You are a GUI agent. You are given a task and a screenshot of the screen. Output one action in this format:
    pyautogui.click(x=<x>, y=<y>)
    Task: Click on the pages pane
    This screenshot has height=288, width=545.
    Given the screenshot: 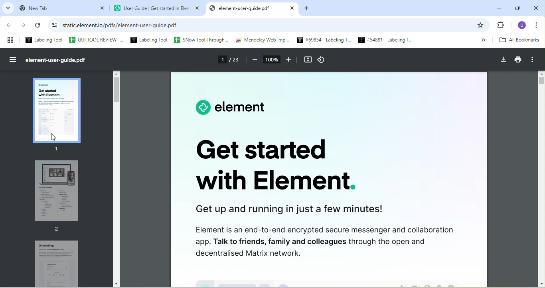 What is the action you would take?
    pyautogui.click(x=60, y=112)
    